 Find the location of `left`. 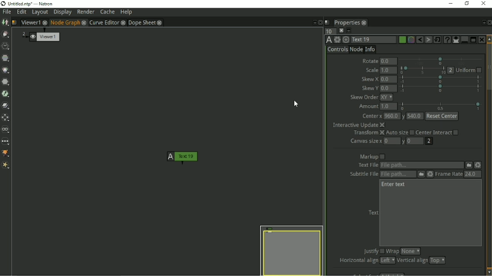

left is located at coordinates (387, 260).